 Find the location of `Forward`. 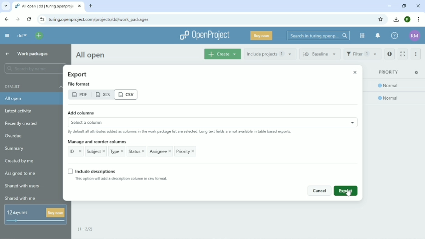

Forward is located at coordinates (16, 19).